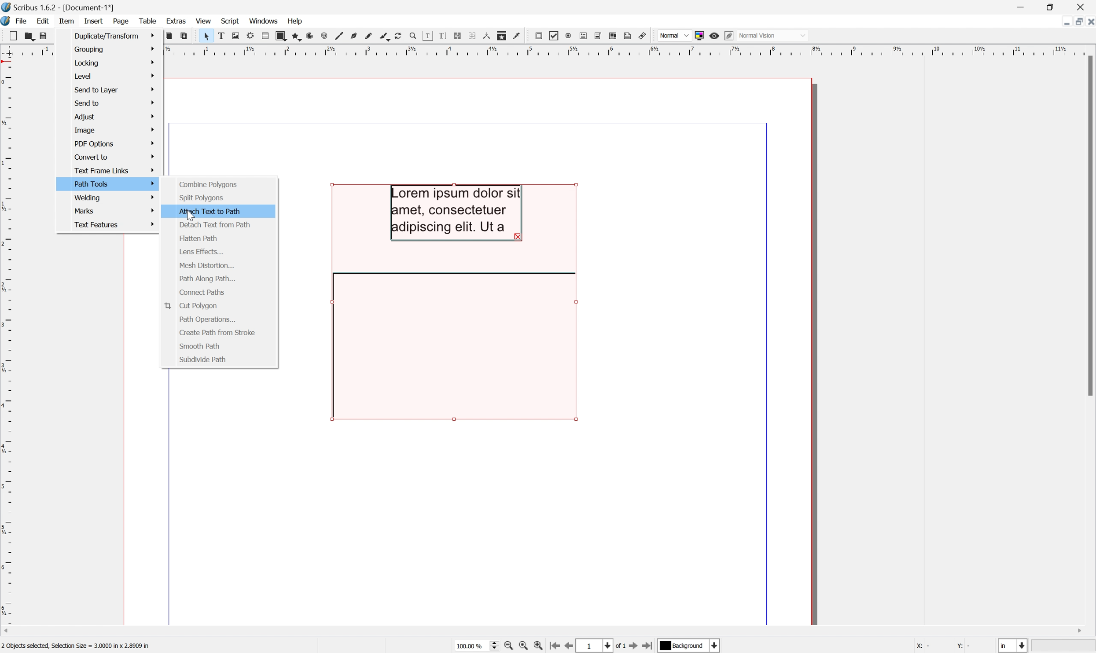 The width and height of the screenshot is (1096, 653). What do you see at coordinates (458, 213) in the screenshot?
I see `Lorem ipsum dolor sit amet, consectetuer adipiscing elit, Ut a` at bounding box center [458, 213].